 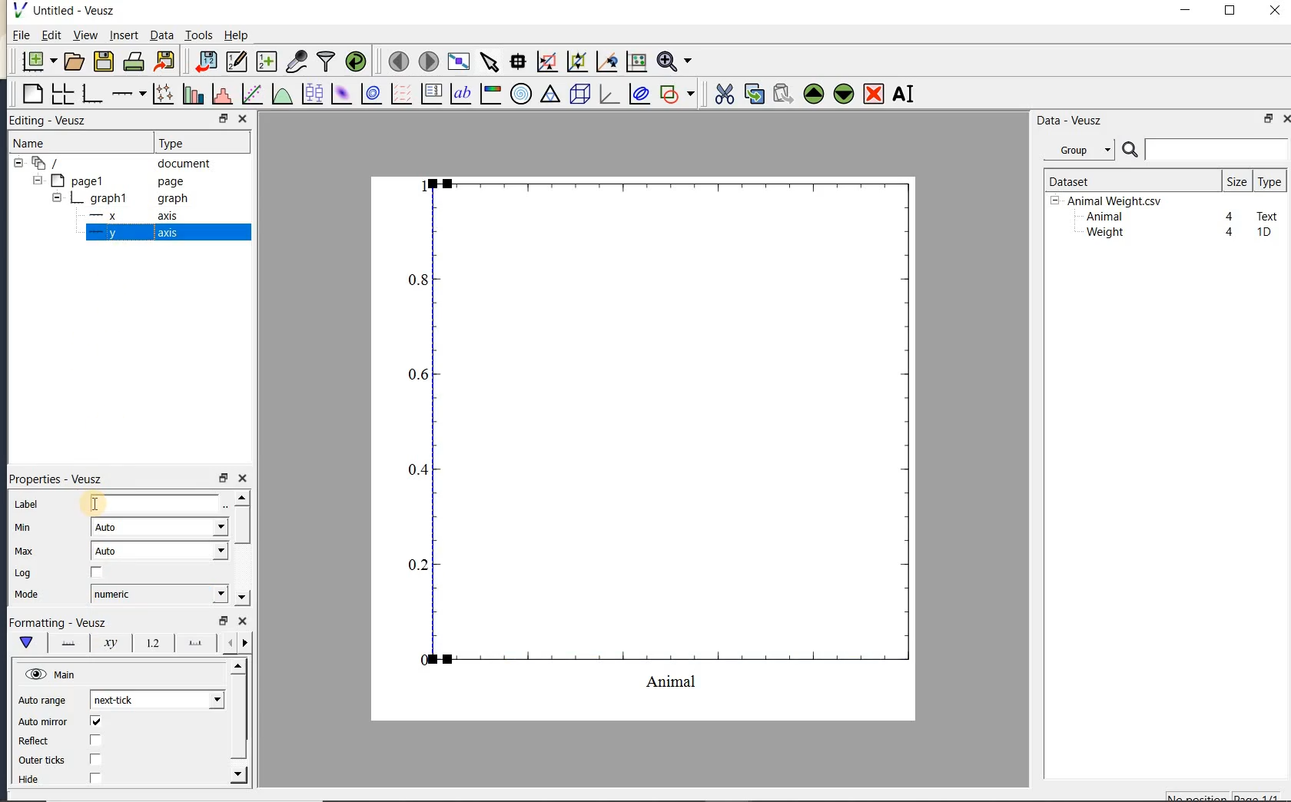 I want to click on Animalweight.csv, so click(x=1110, y=201).